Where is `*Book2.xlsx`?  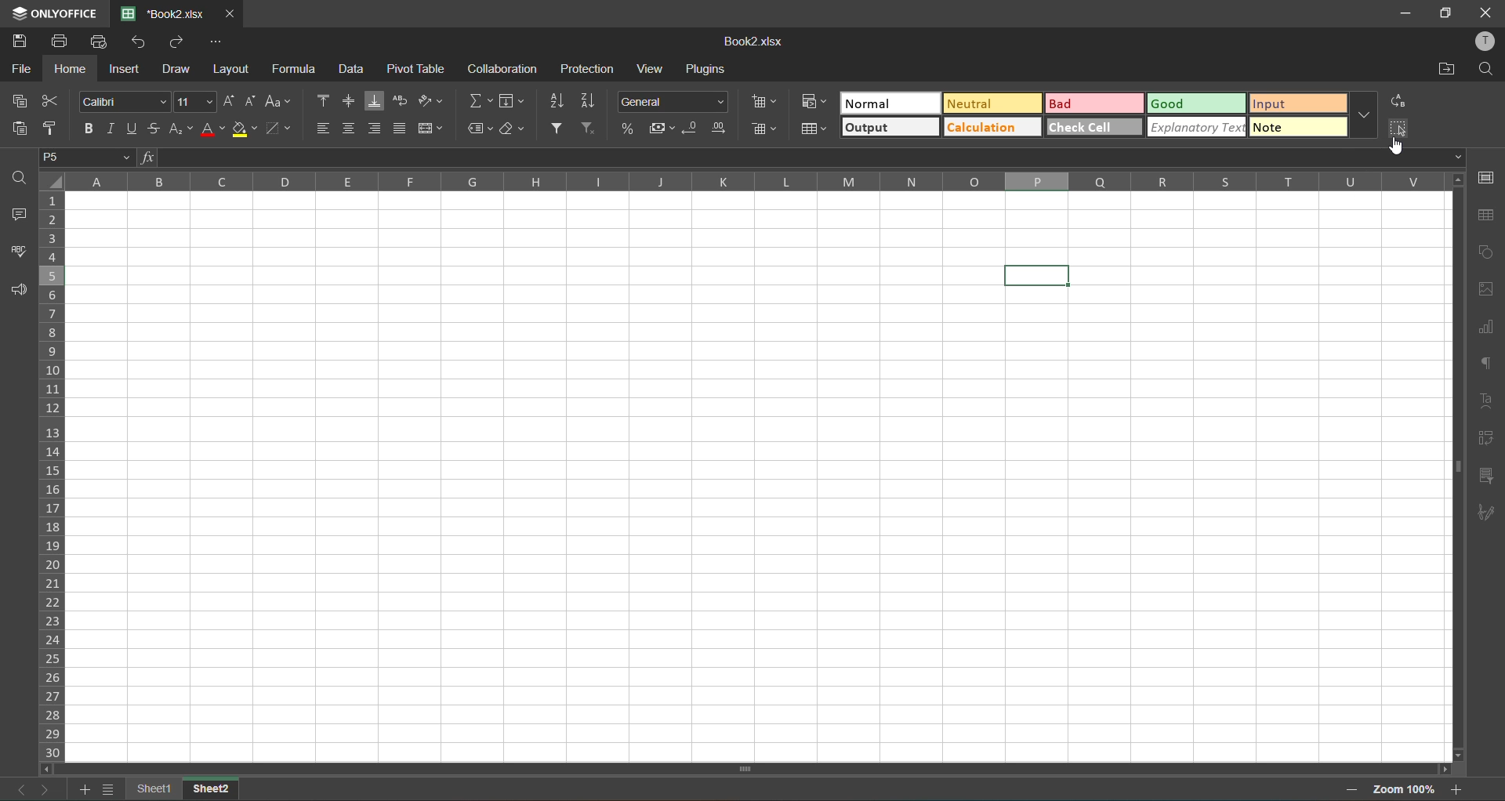
*Book2.xlsx is located at coordinates (168, 14).